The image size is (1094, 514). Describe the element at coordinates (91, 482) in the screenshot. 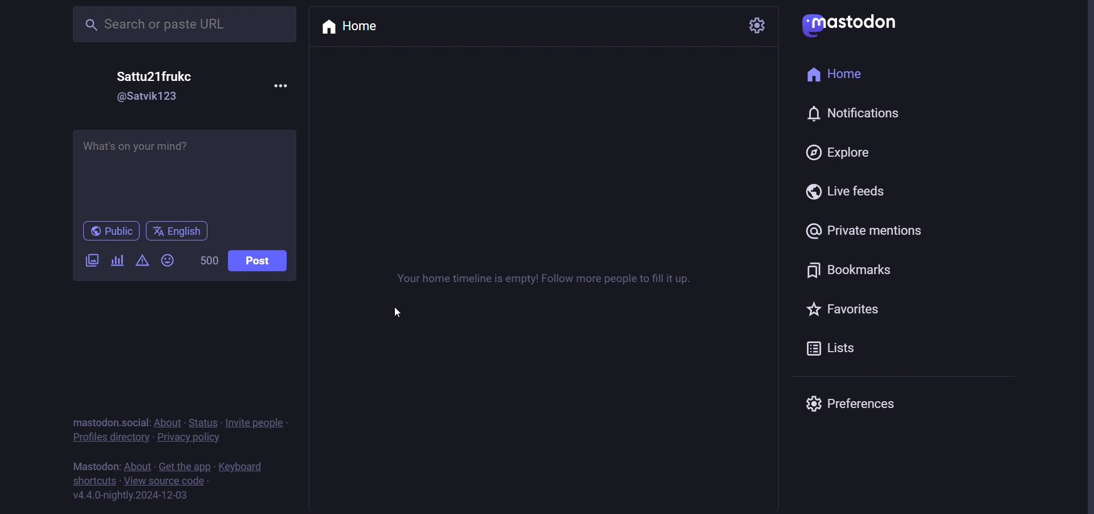

I see `shortcut` at that location.